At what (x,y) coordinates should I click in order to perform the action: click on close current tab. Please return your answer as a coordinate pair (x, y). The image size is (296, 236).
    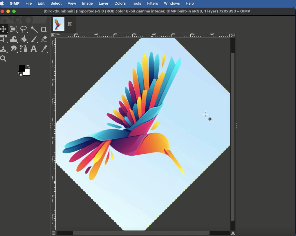
    Looking at the image, I should click on (72, 24).